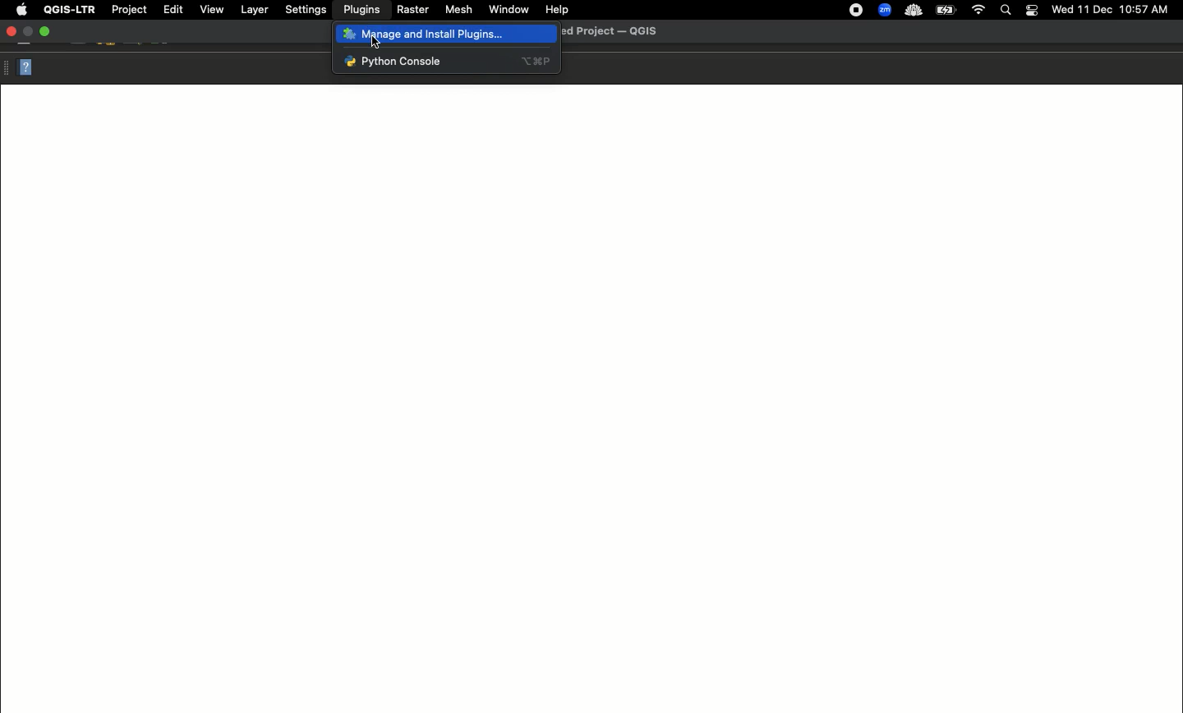 Image resolution: width=1183 pixels, height=713 pixels. I want to click on Plugins, so click(361, 8).